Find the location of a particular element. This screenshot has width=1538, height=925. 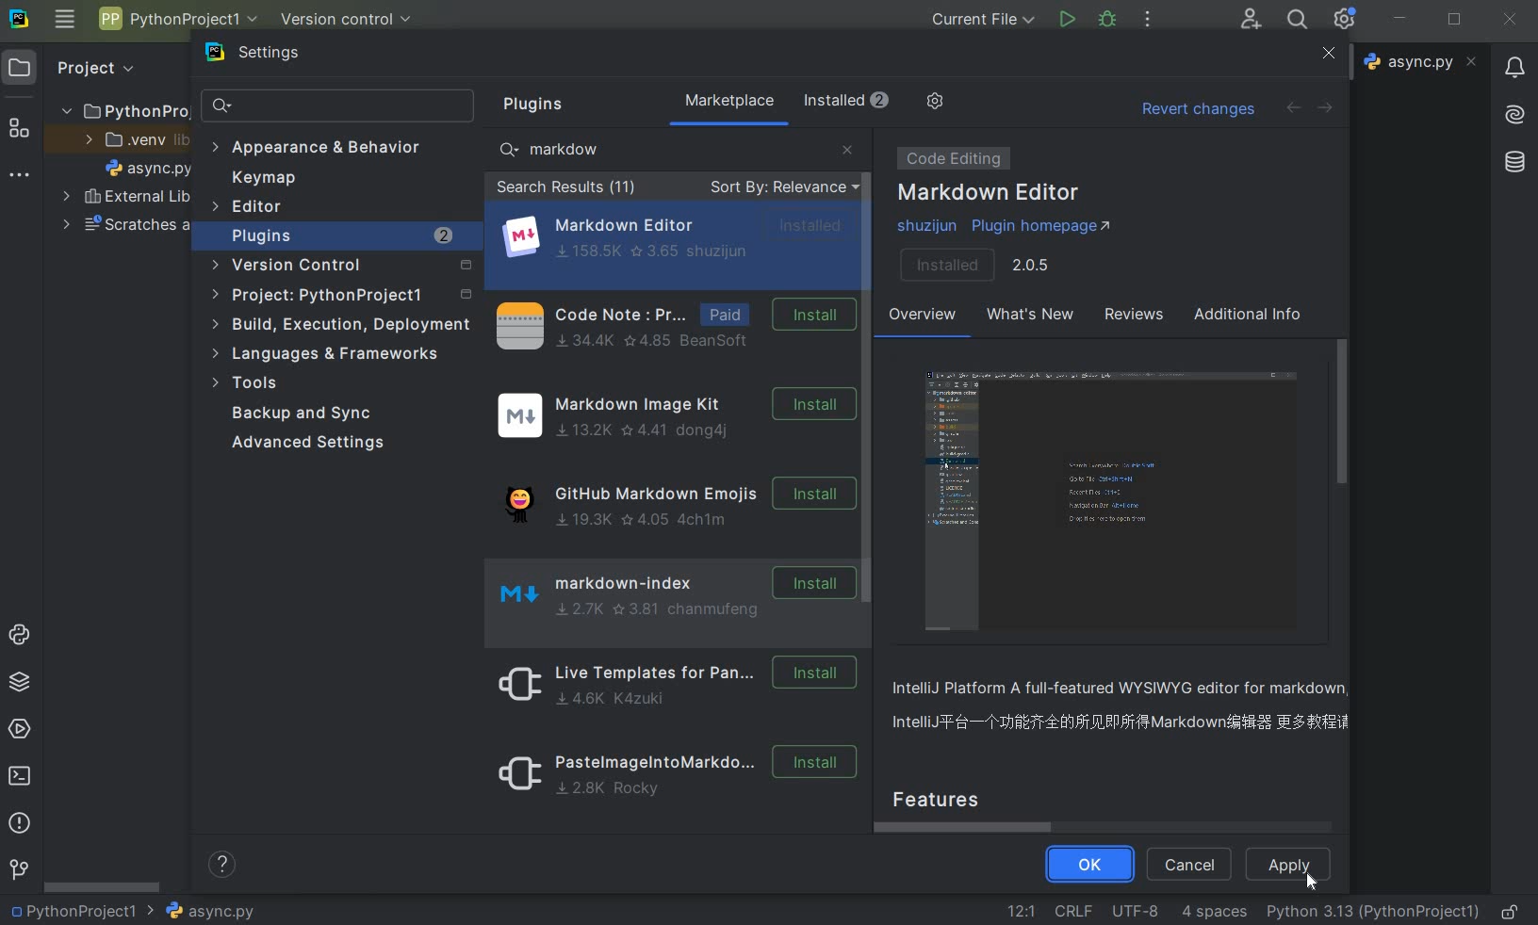

cancel is located at coordinates (1188, 866).